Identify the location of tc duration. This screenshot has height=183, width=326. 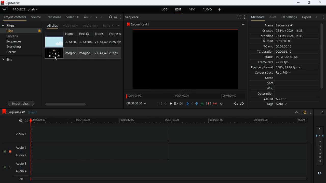
(283, 52).